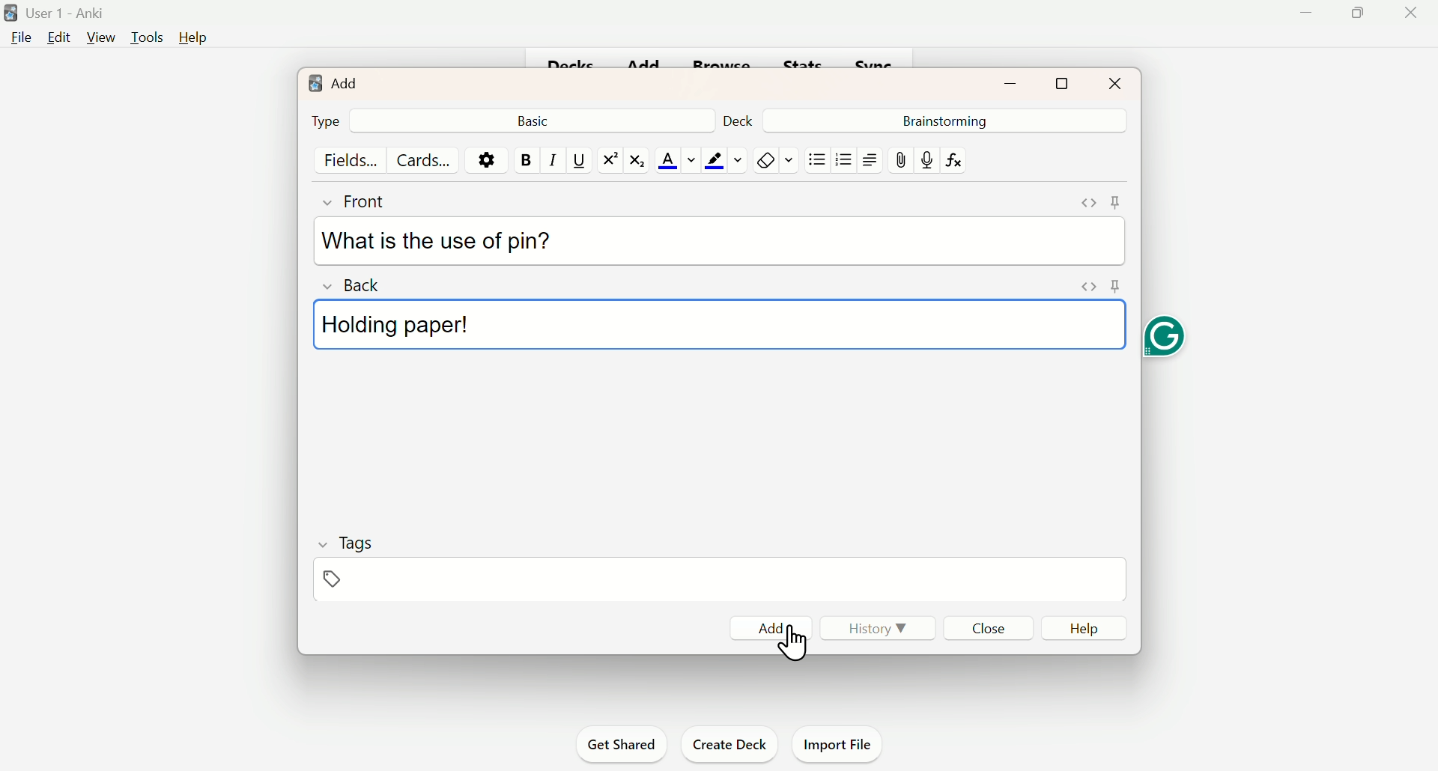  Describe the element at coordinates (436, 241) in the screenshot. I see `What is the use of pin?` at that location.